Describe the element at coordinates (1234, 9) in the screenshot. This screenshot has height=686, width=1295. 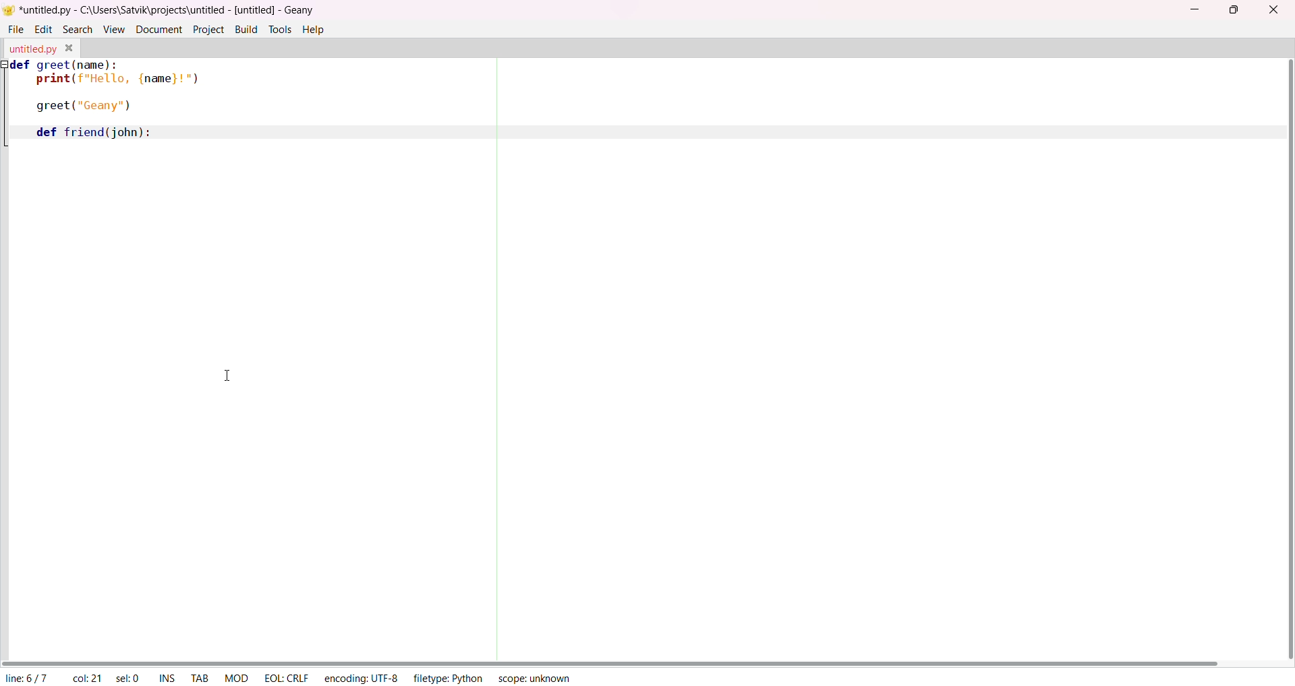
I see `maximize` at that location.